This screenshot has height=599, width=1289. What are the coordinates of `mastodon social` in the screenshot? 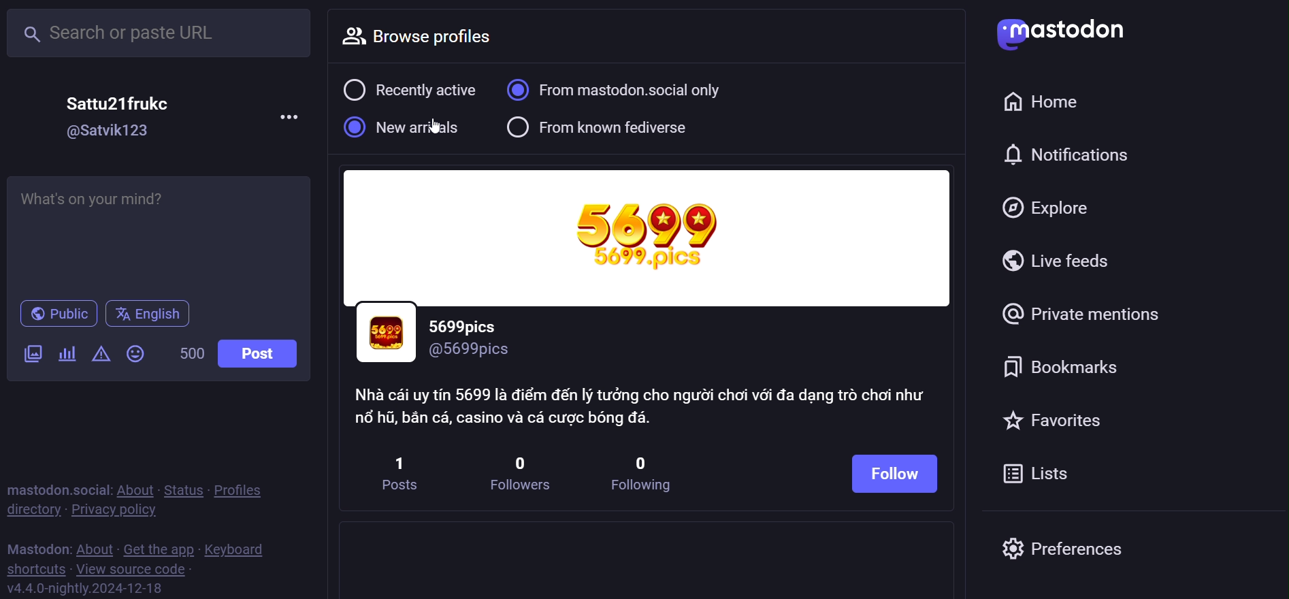 It's located at (54, 489).